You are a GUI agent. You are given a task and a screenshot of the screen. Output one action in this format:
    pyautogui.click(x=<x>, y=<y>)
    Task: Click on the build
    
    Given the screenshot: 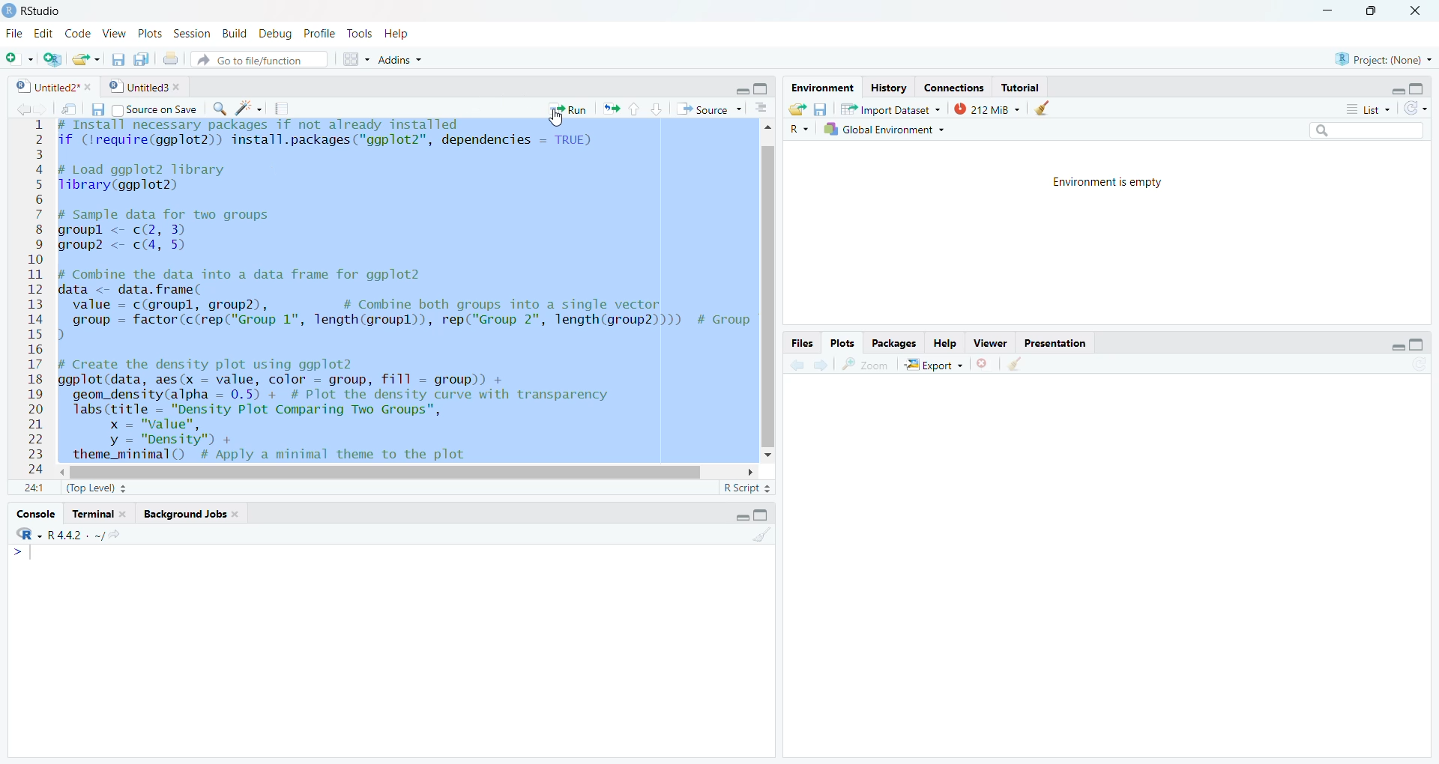 What is the action you would take?
    pyautogui.click(x=234, y=33)
    